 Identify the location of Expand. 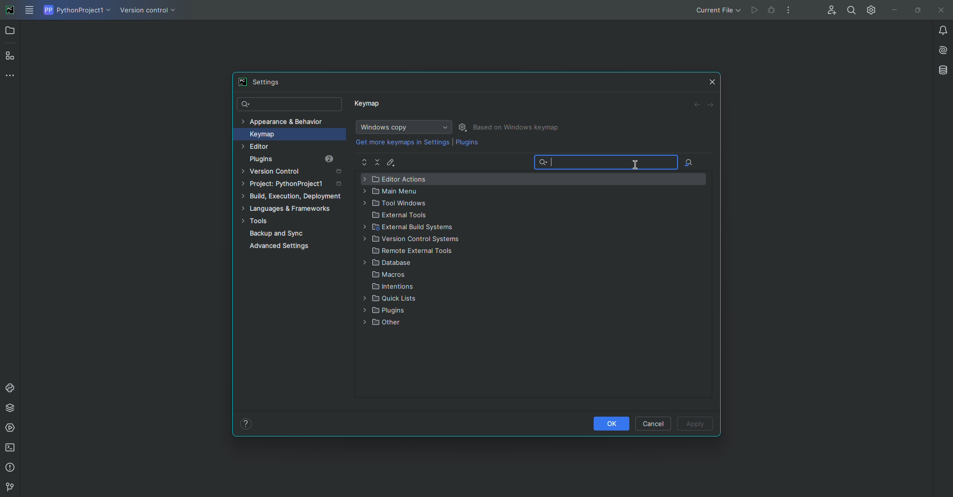
(364, 163).